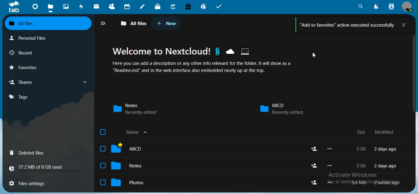 Image resolution: width=418 pixels, height=194 pixels. I want to click on favourites, so click(24, 67).